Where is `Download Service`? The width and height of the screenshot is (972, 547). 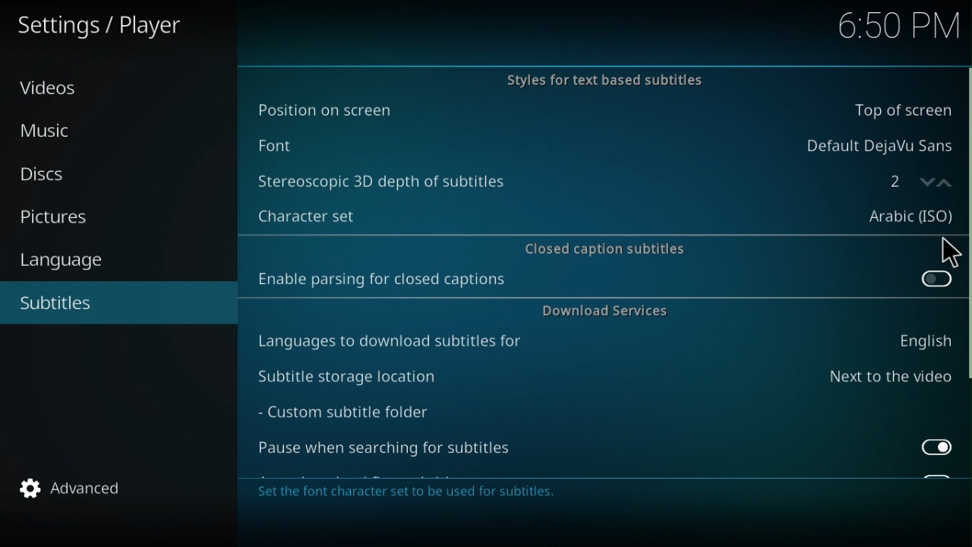
Download Service is located at coordinates (602, 311).